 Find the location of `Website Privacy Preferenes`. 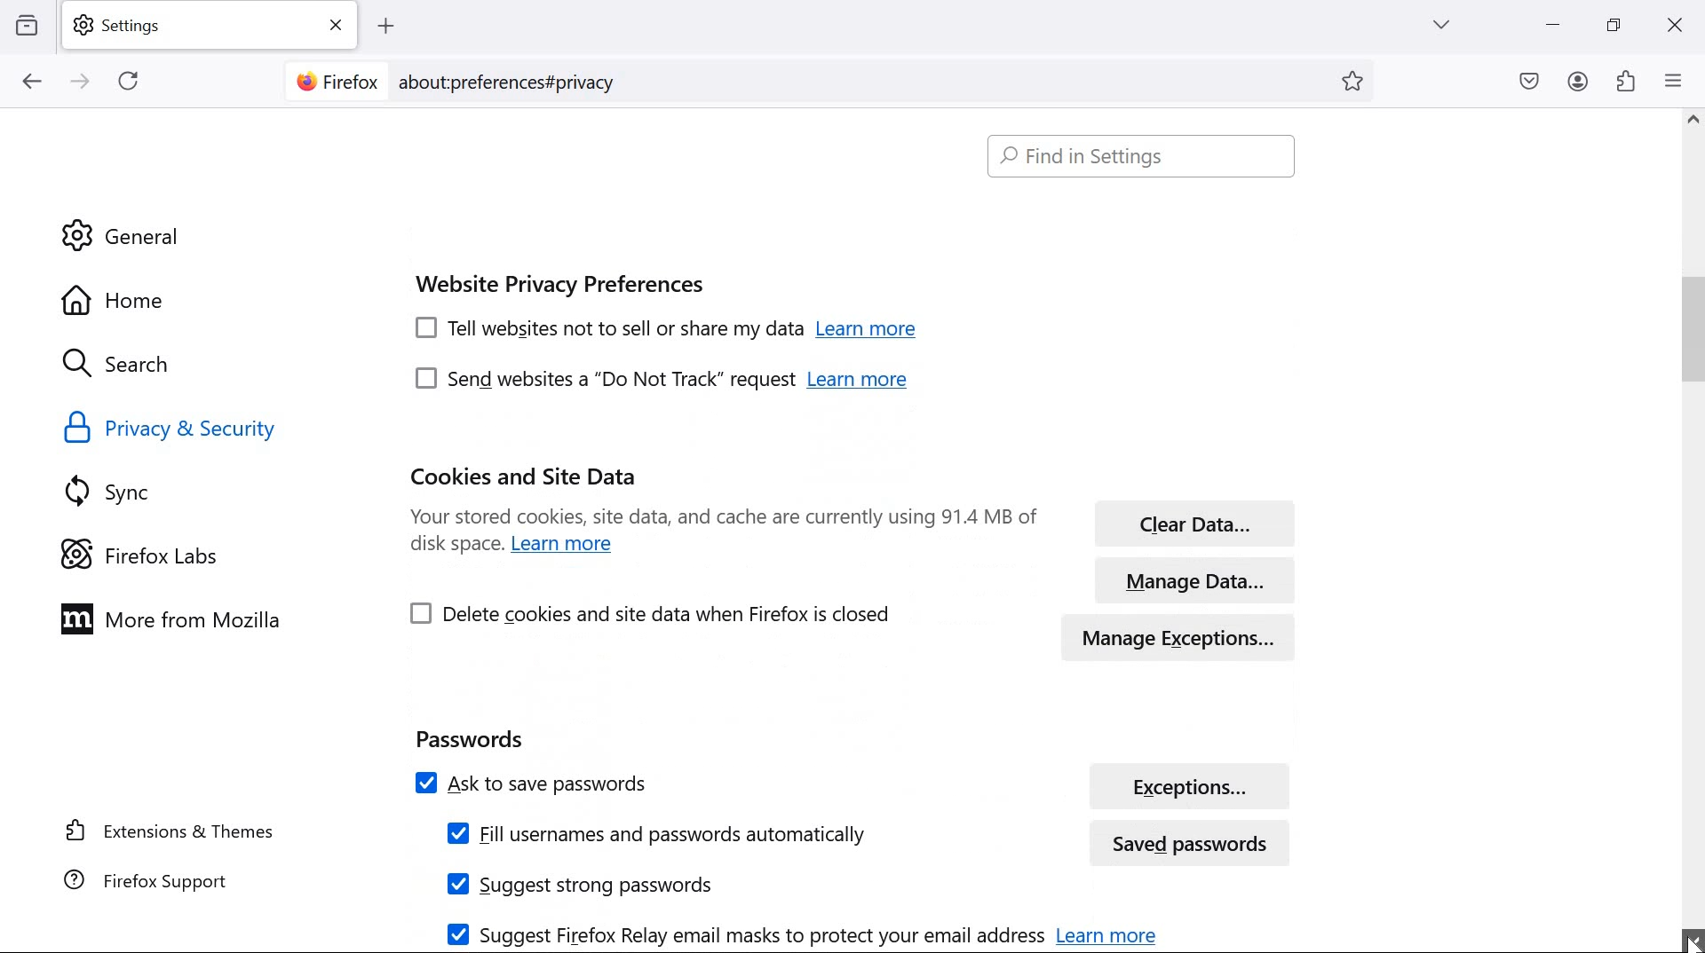

Website Privacy Preferenes is located at coordinates (660, 285).